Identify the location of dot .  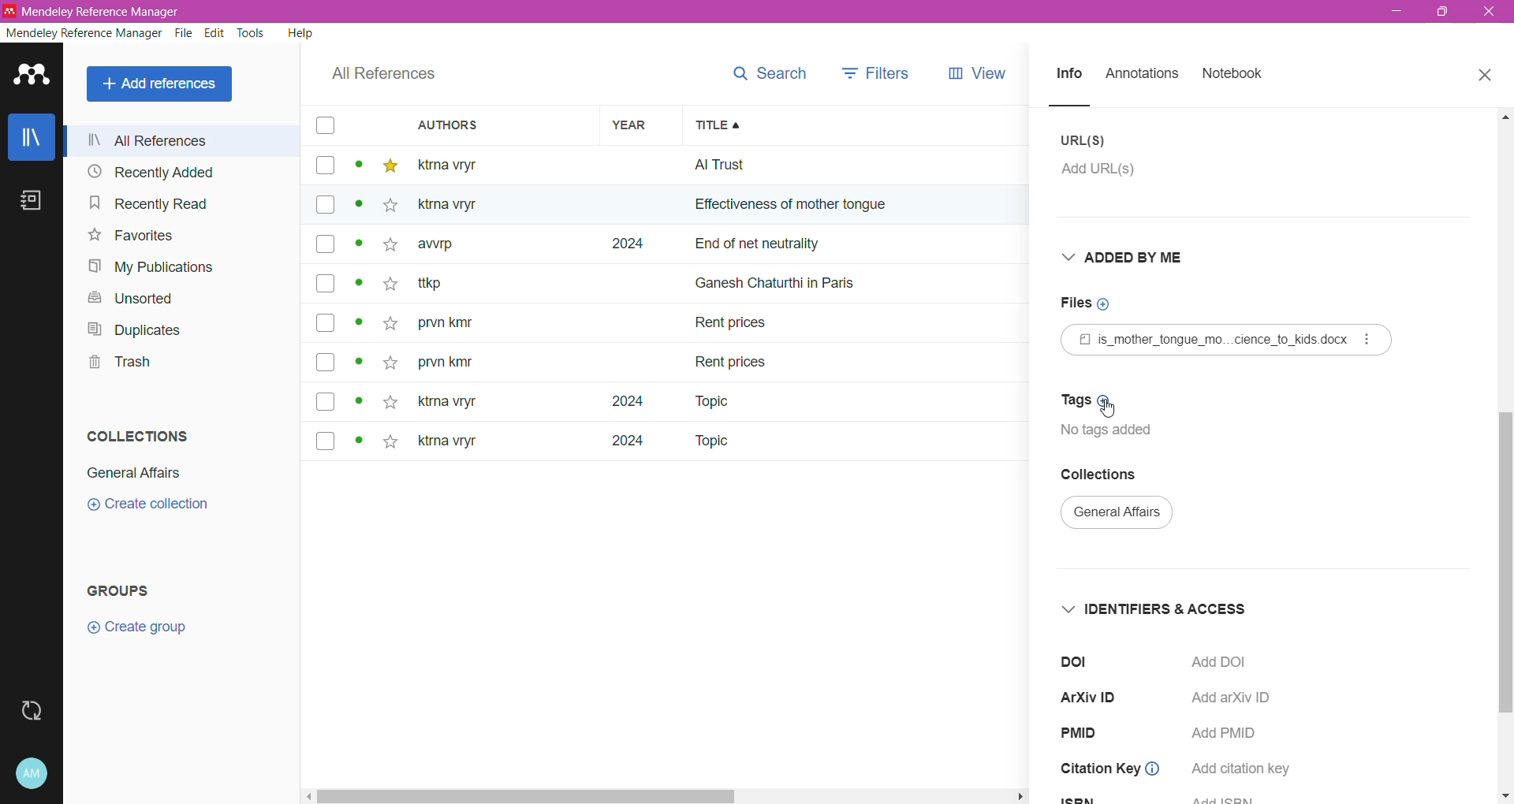
(354, 443).